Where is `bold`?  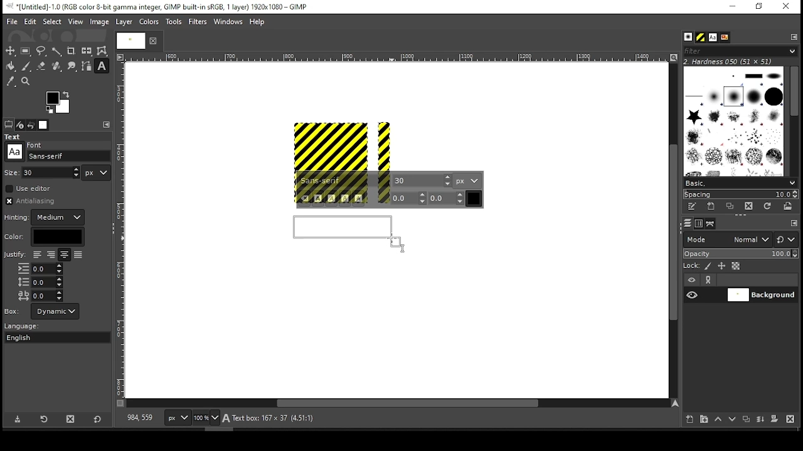
bold is located at coordinates (318, 199).